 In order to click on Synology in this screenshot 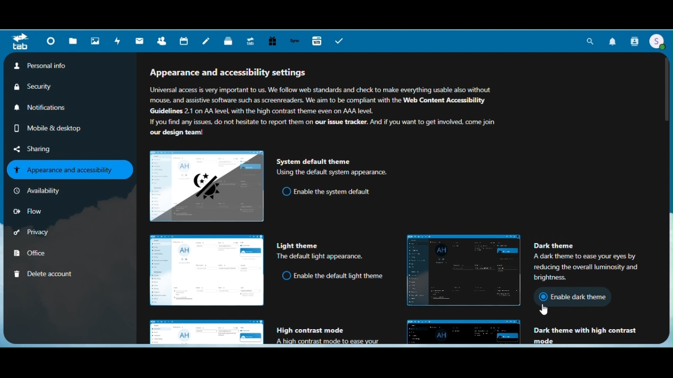, I will do `click(296, 41)`.